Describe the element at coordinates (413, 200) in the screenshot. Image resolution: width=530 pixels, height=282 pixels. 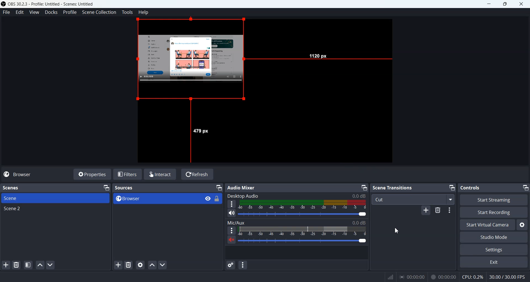
I see `Cut` at that location.